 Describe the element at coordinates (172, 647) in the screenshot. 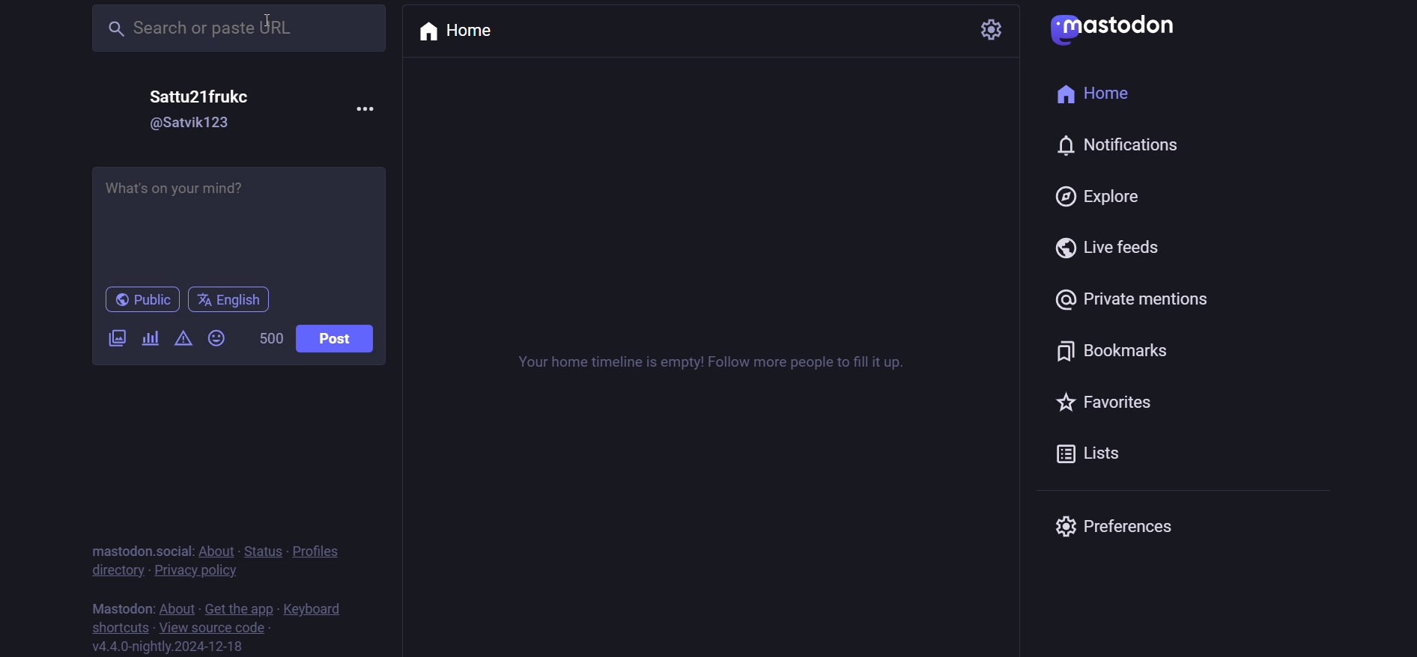

I see `version` at that location.